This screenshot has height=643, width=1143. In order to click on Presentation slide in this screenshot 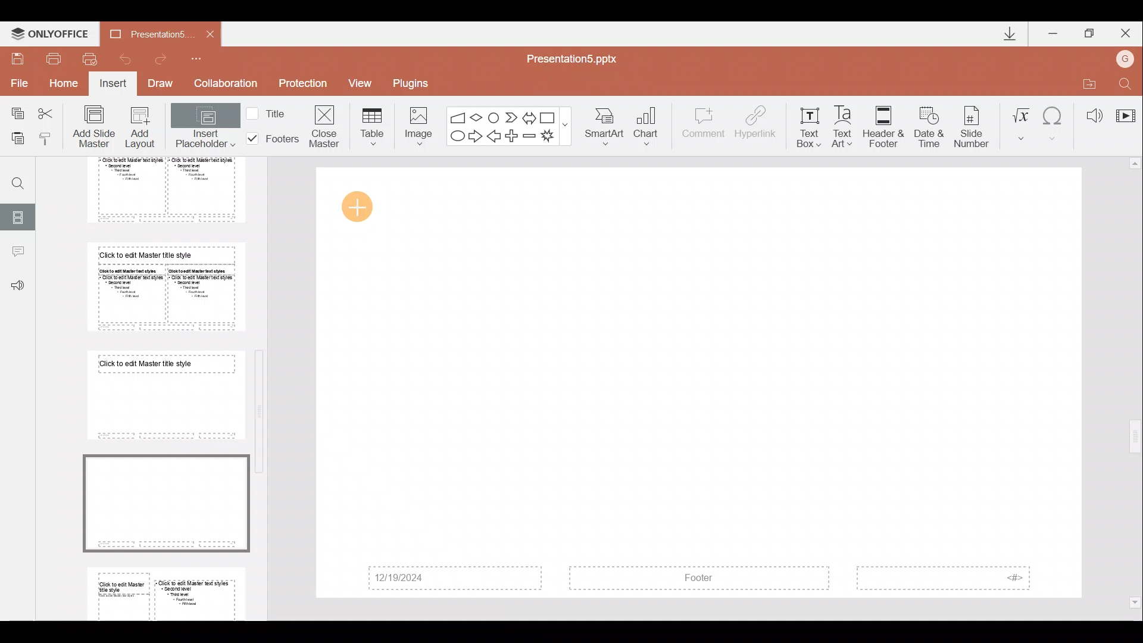, I will do `click(700, 383)`.